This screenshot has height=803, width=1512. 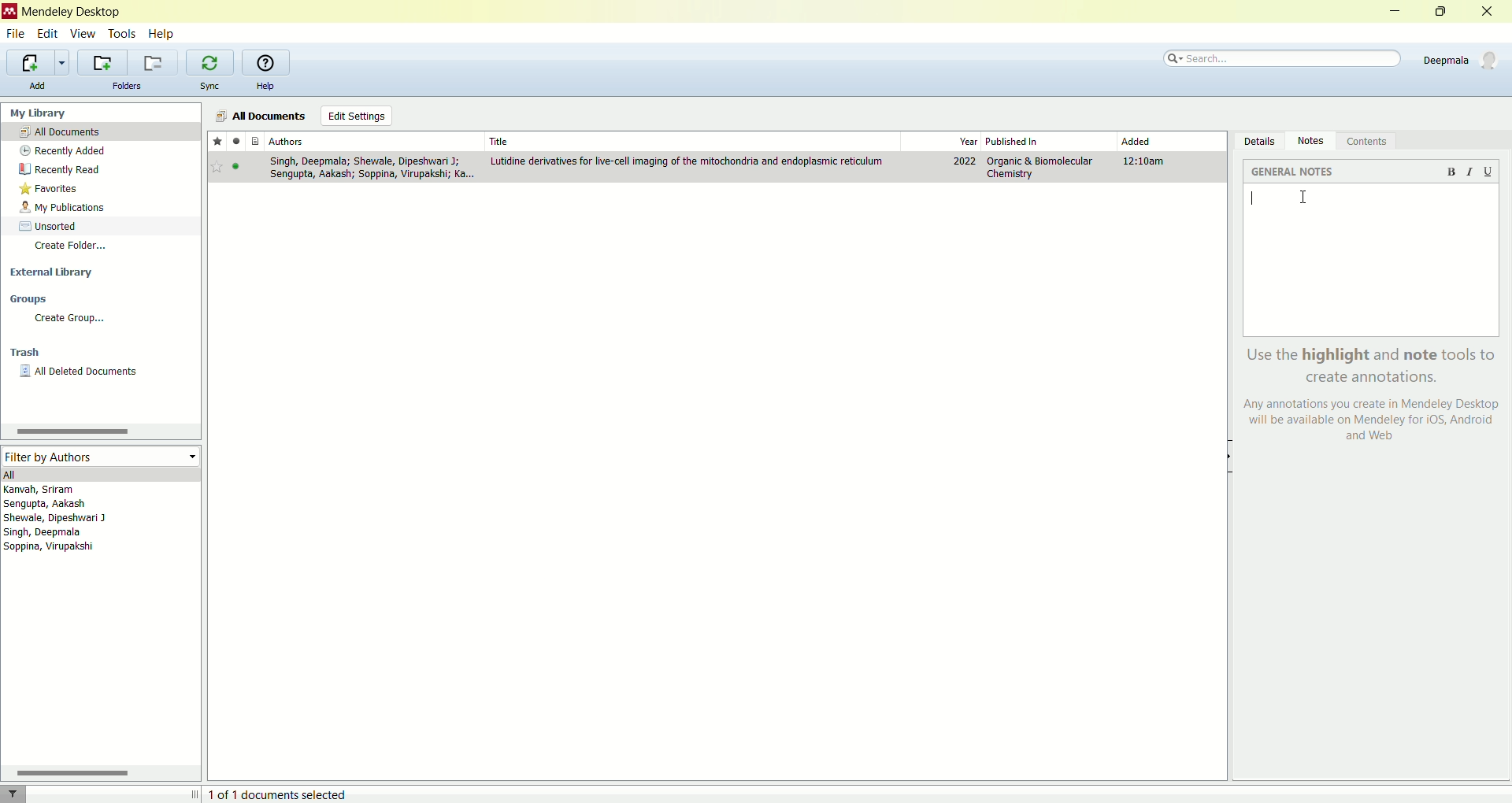 I want to click on search, so click(x=1284, y=56).